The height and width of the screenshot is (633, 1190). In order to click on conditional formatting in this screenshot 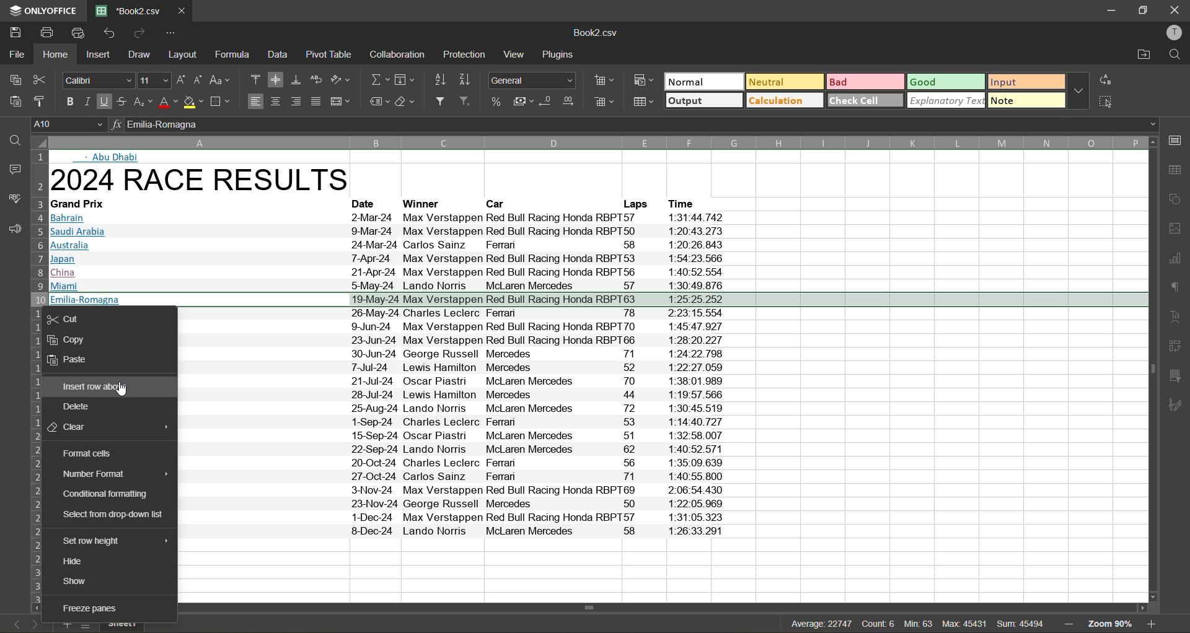, I will do `click(105, 493)`.